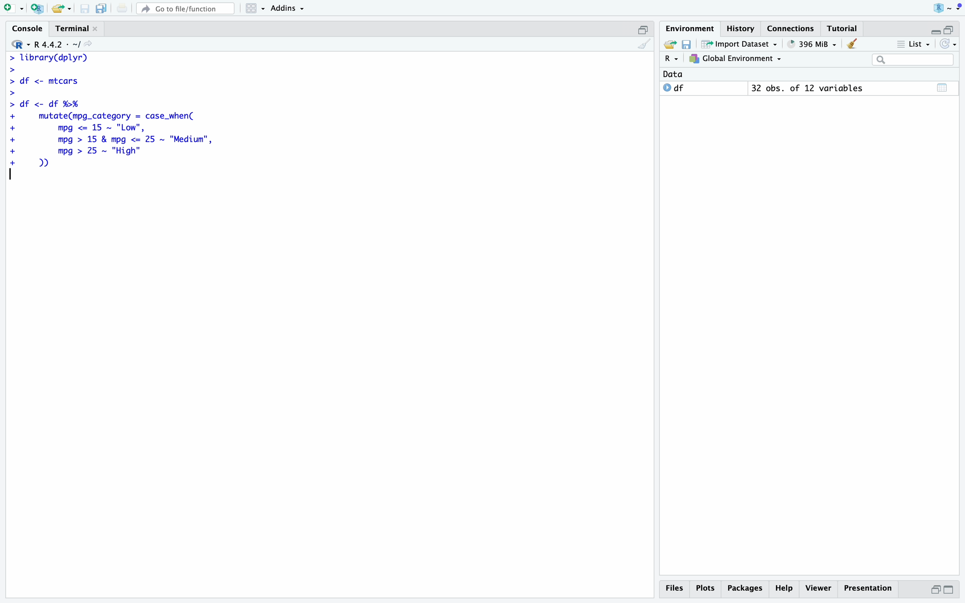 This screenshot has width=965, height=603. Describe the element at coordinates (707, 589) in the screenshot. I see `plots` at that location.